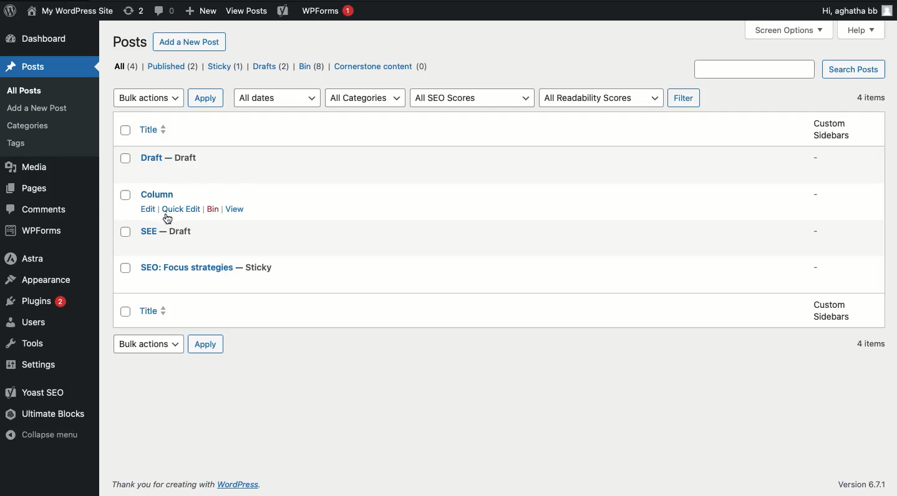 The image size is (897, 496). What do you see at coordinates (128, 44) in the screenshot?
I see `Posts` at bounding box center [128, 44].